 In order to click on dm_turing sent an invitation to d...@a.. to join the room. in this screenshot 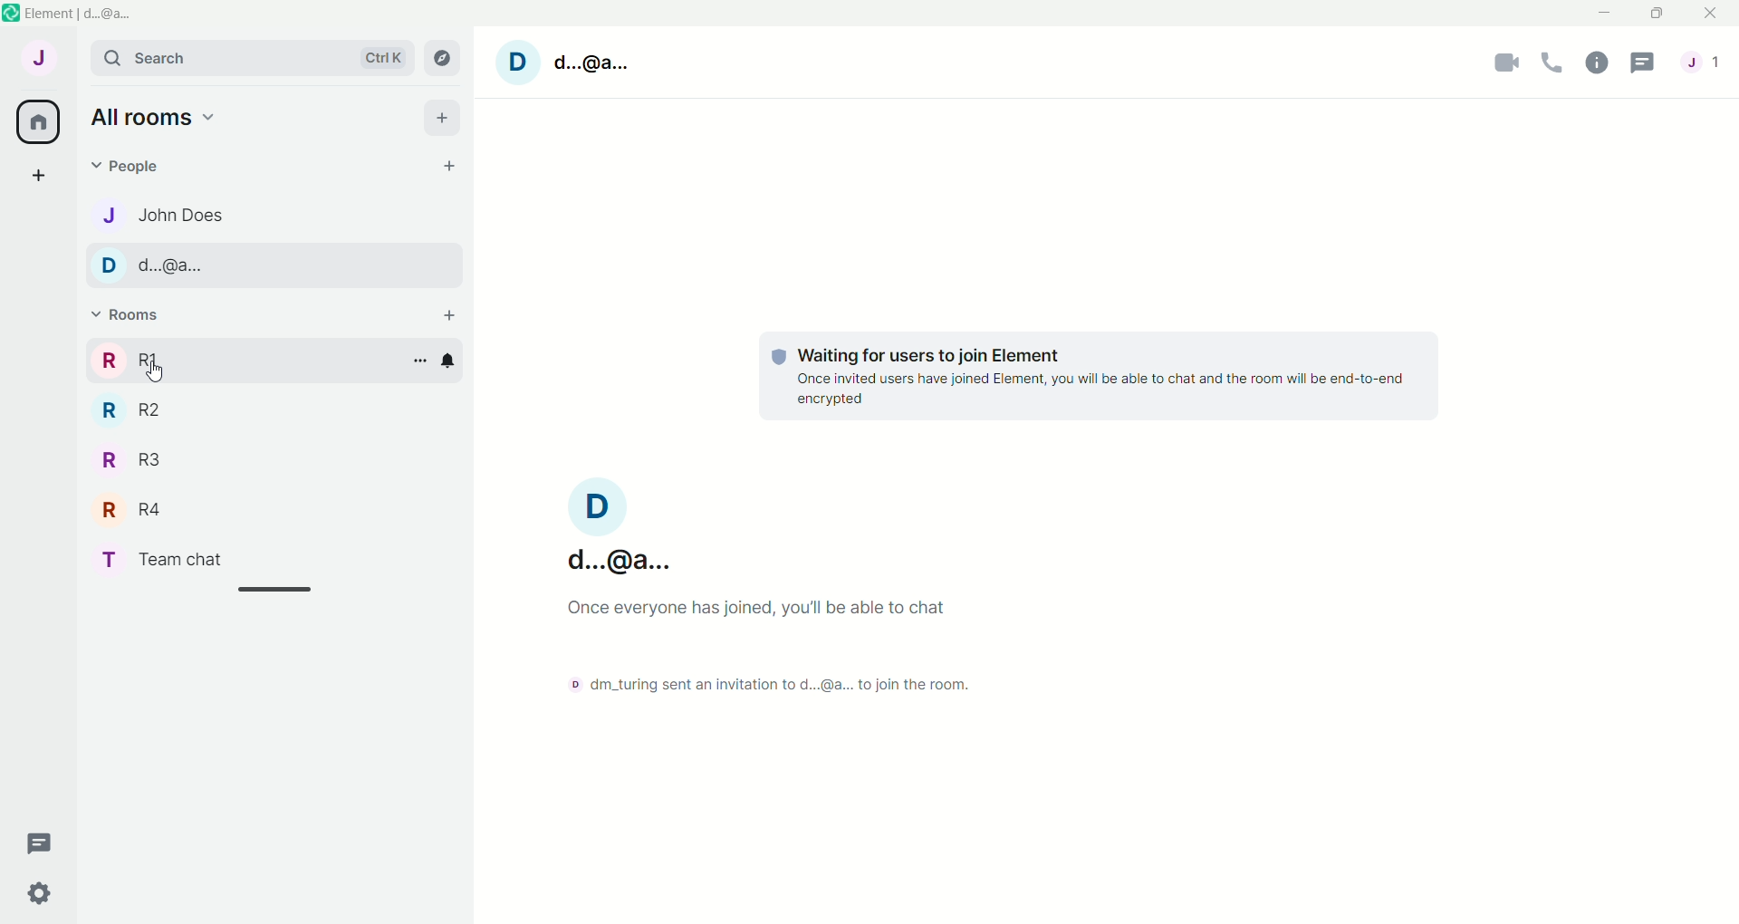, I will do `click(776, 683)`.